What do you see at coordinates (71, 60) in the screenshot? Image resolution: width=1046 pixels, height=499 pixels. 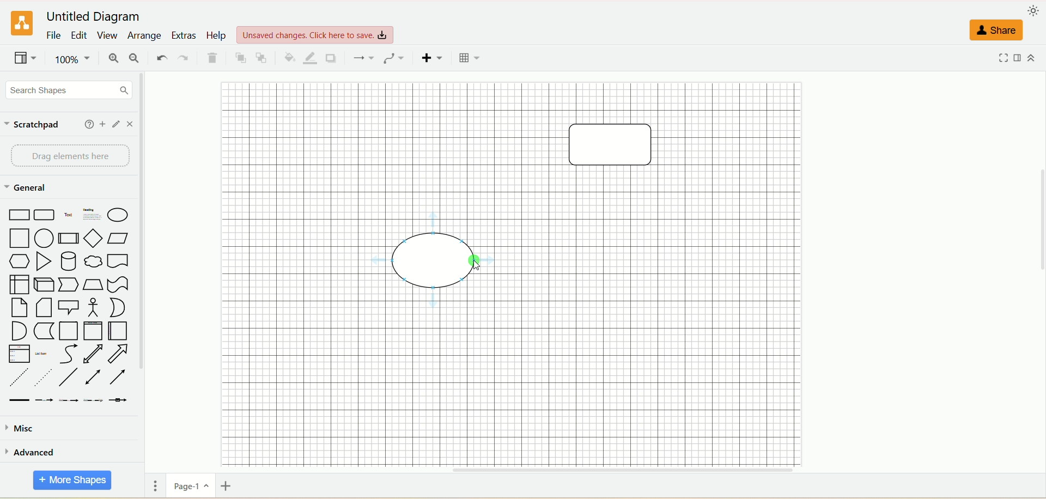 I see `zoom factor` at bounding box center [71, 60].